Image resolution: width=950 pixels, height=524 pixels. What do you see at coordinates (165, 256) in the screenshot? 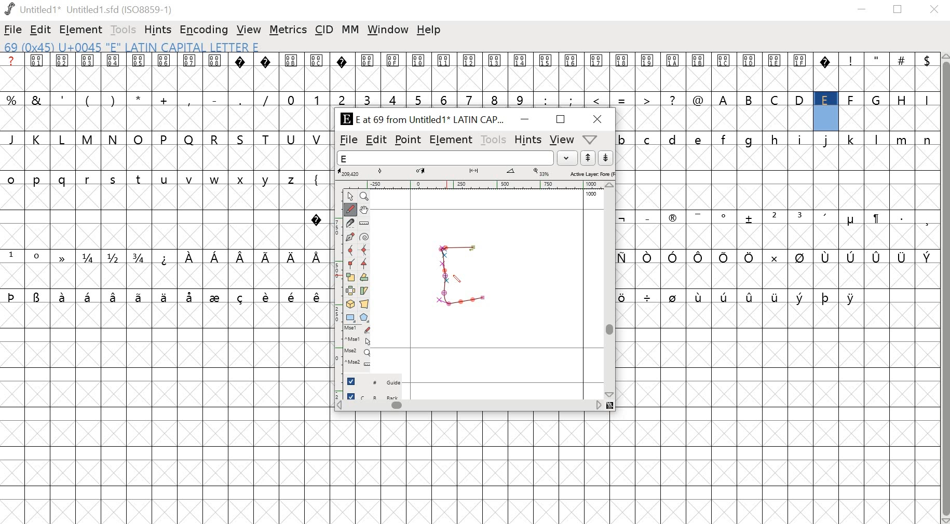
I see `special characters` at bounding box center [165, 256].